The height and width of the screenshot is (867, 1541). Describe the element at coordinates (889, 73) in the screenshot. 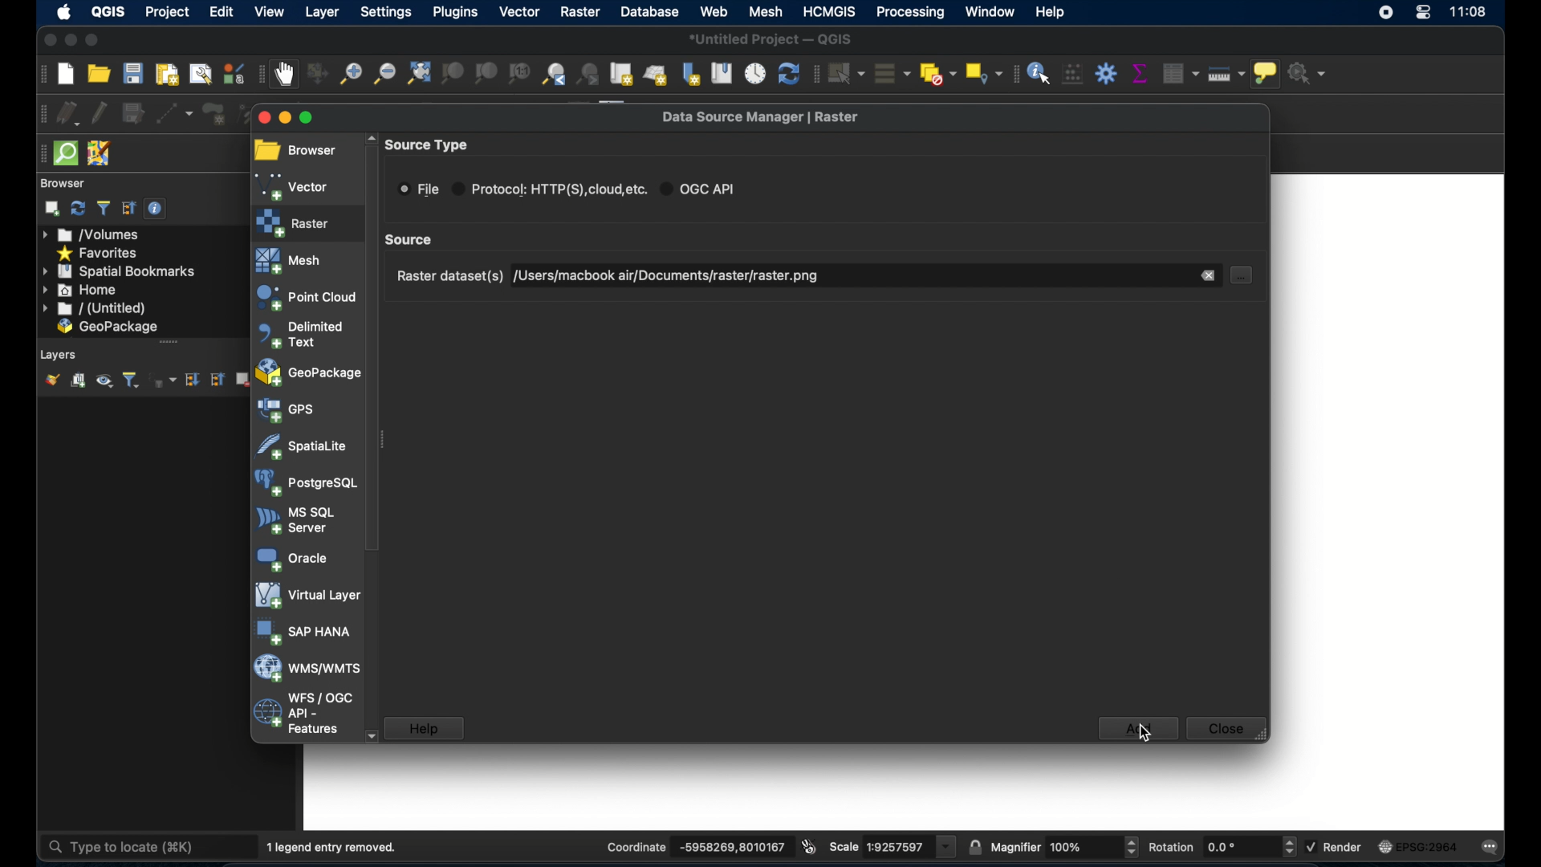

I see `select all features` at that location.